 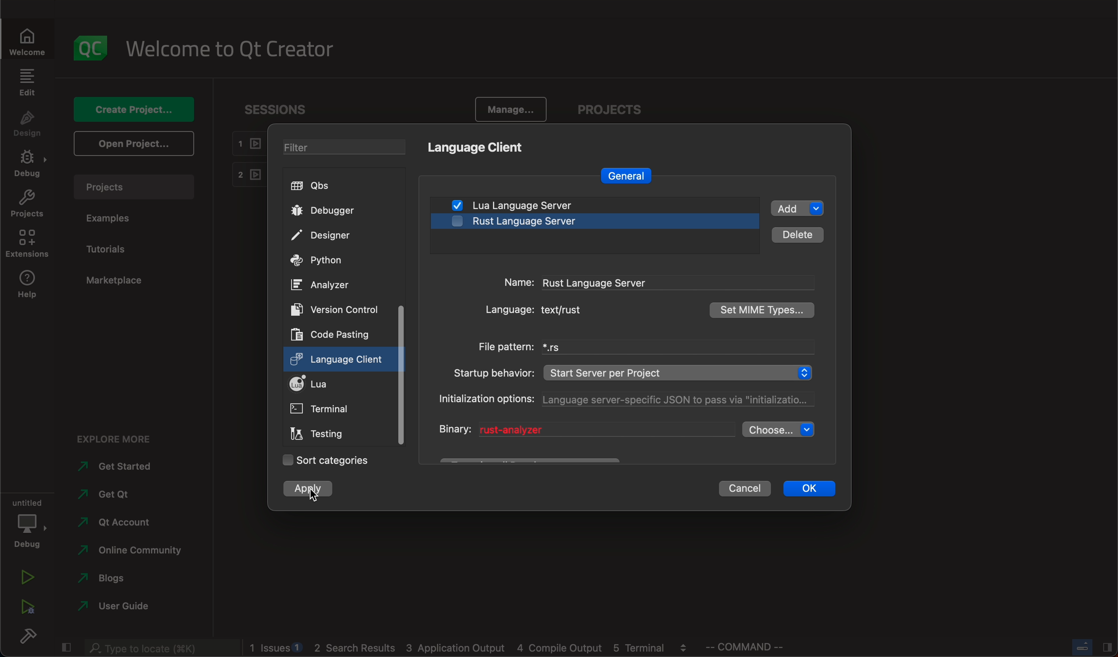 I want to click on options, so click(x=631, y=401).